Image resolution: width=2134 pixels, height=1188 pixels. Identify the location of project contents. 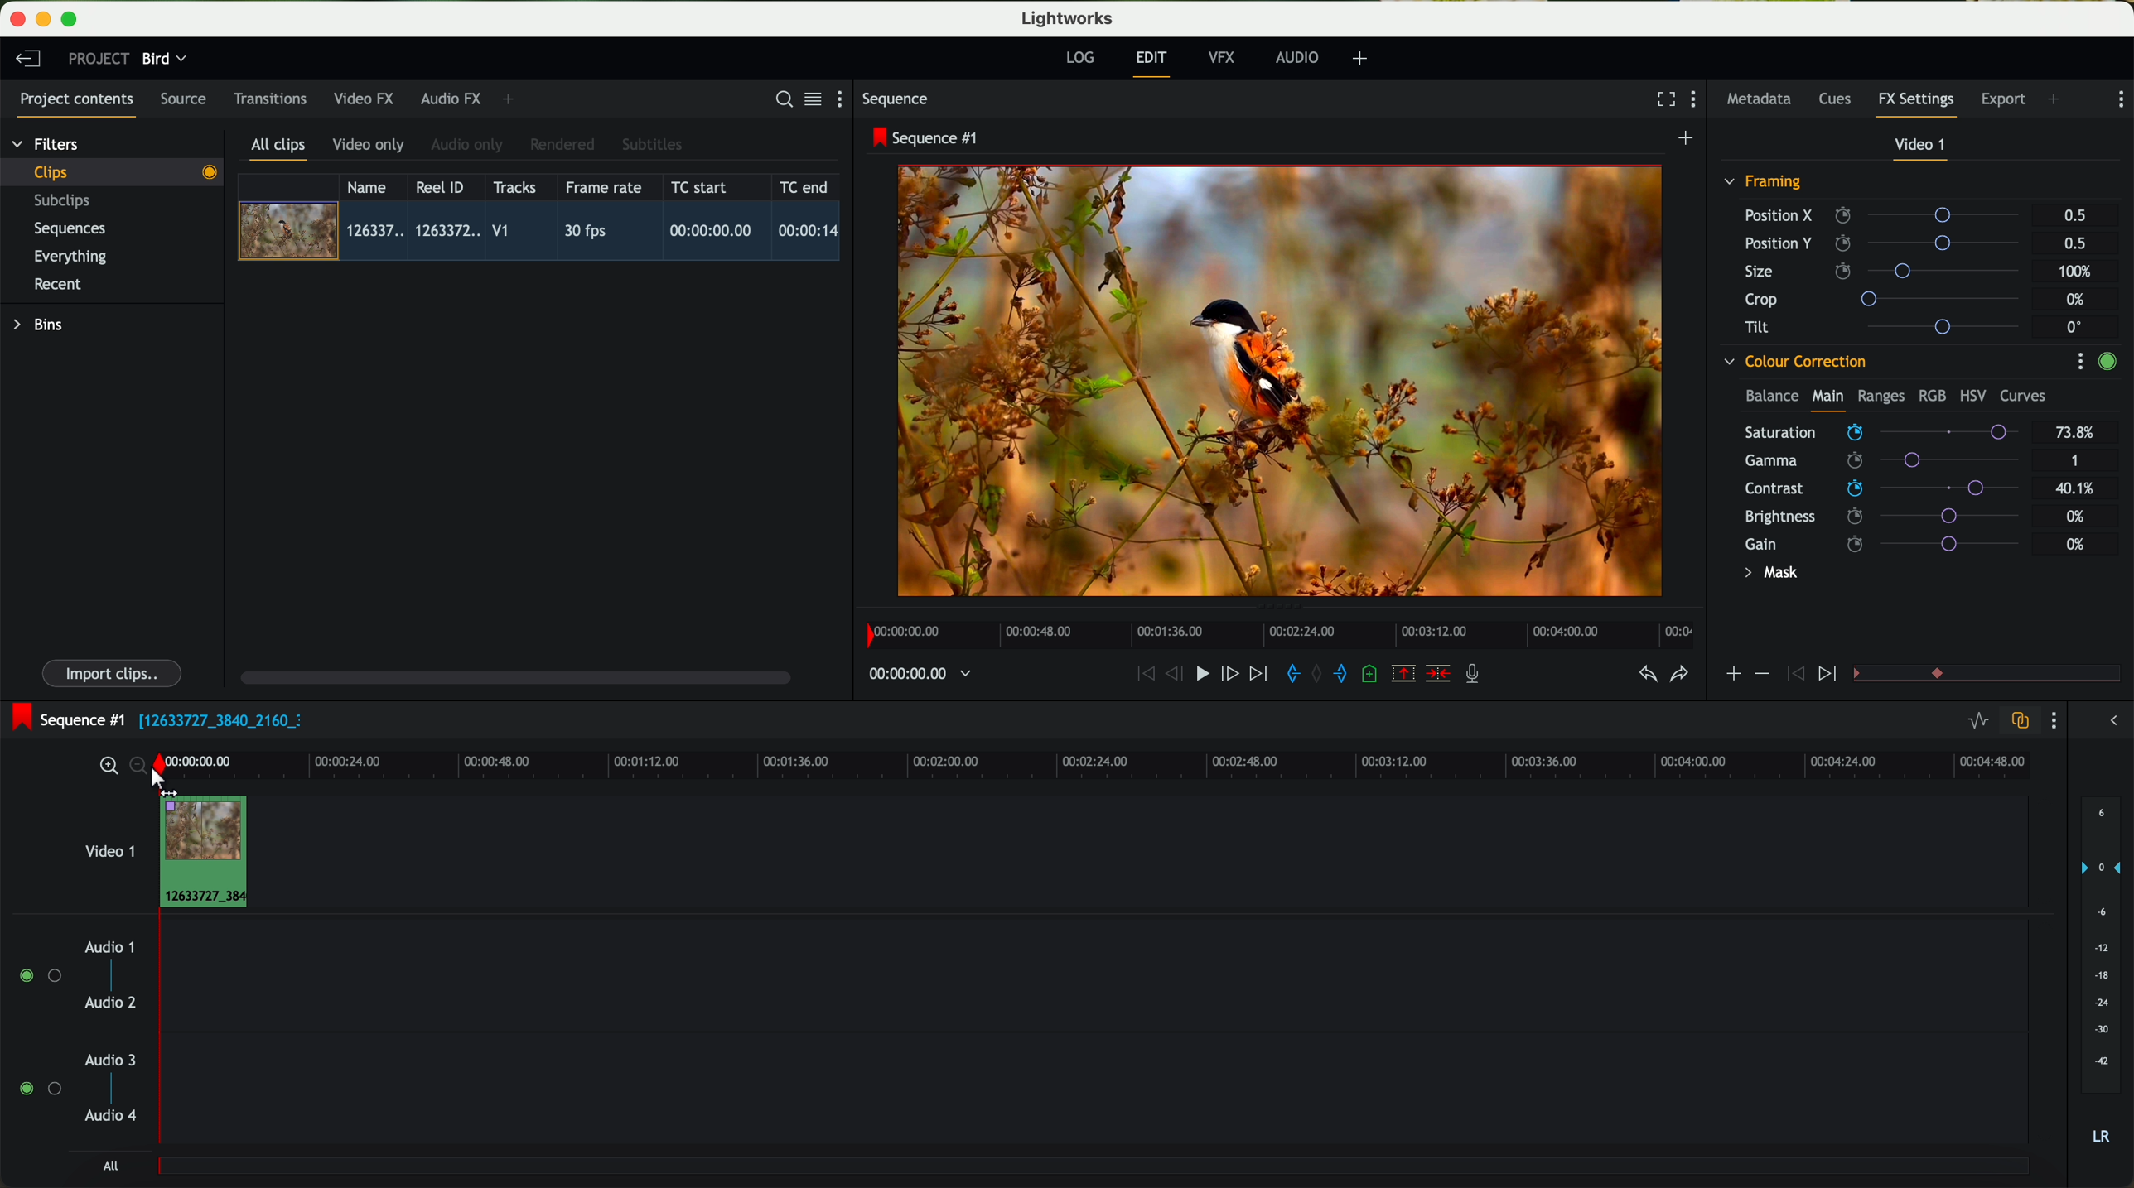
(77, 104).